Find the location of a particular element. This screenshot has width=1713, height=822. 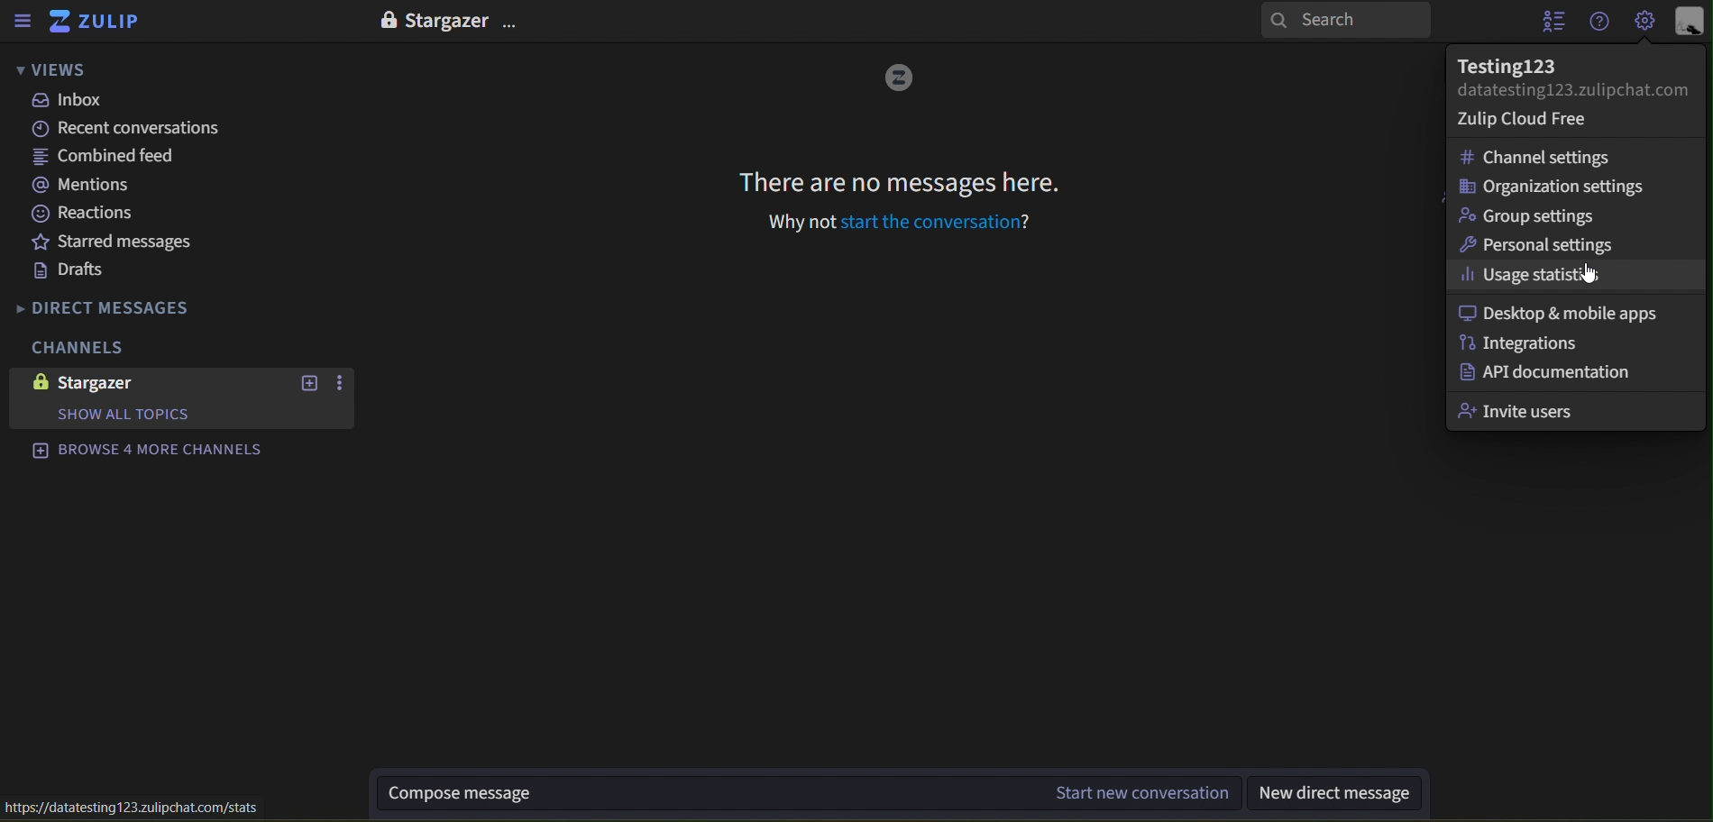

mentions is located at coordinates (80, 187).